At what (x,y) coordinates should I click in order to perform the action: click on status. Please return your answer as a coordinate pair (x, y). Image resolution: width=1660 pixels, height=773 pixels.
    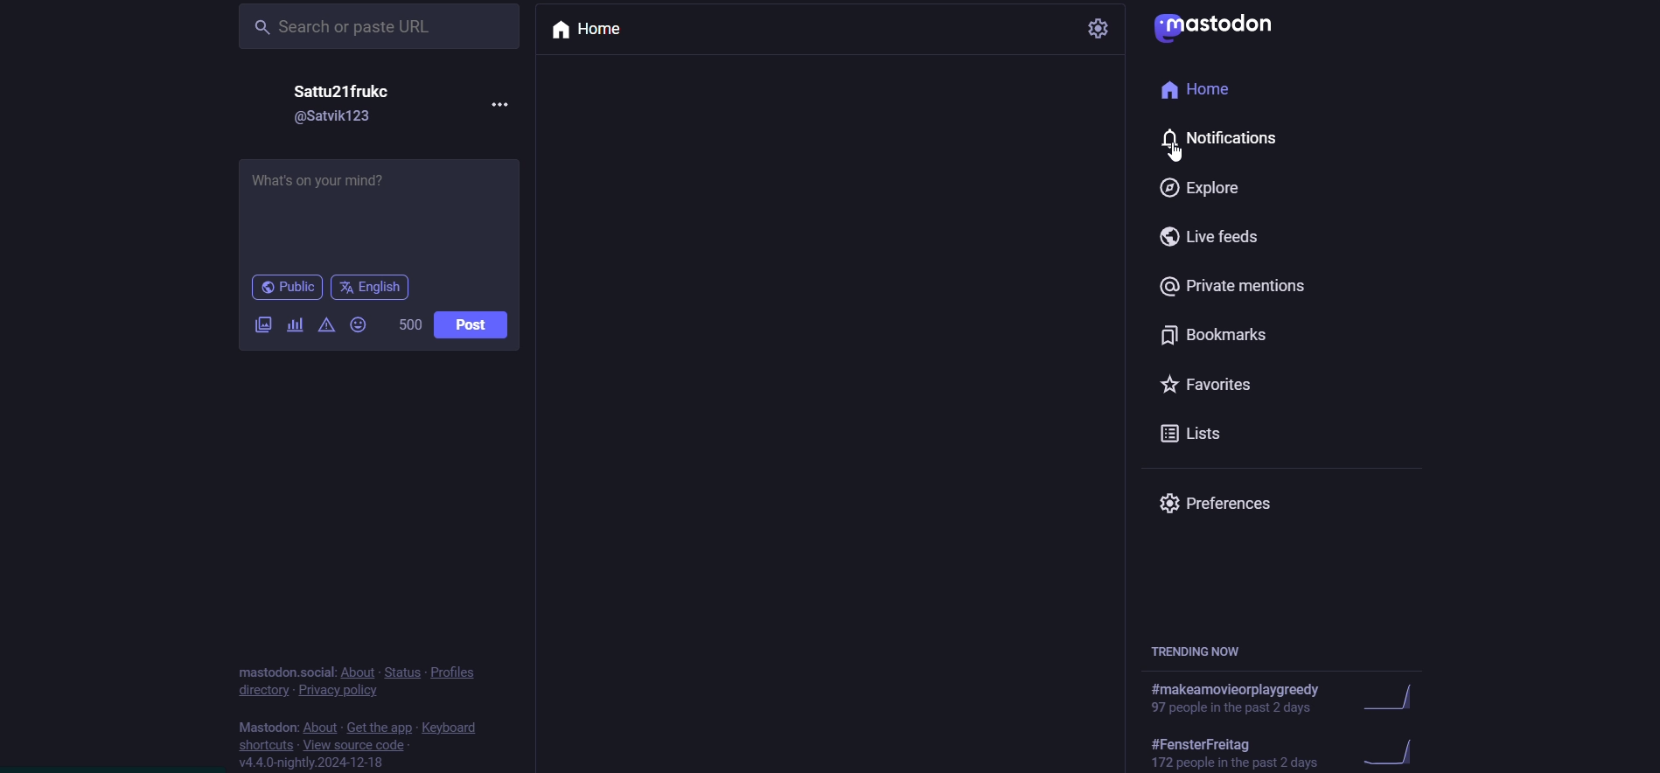
    Looking at the image, I should click on (404, 673).